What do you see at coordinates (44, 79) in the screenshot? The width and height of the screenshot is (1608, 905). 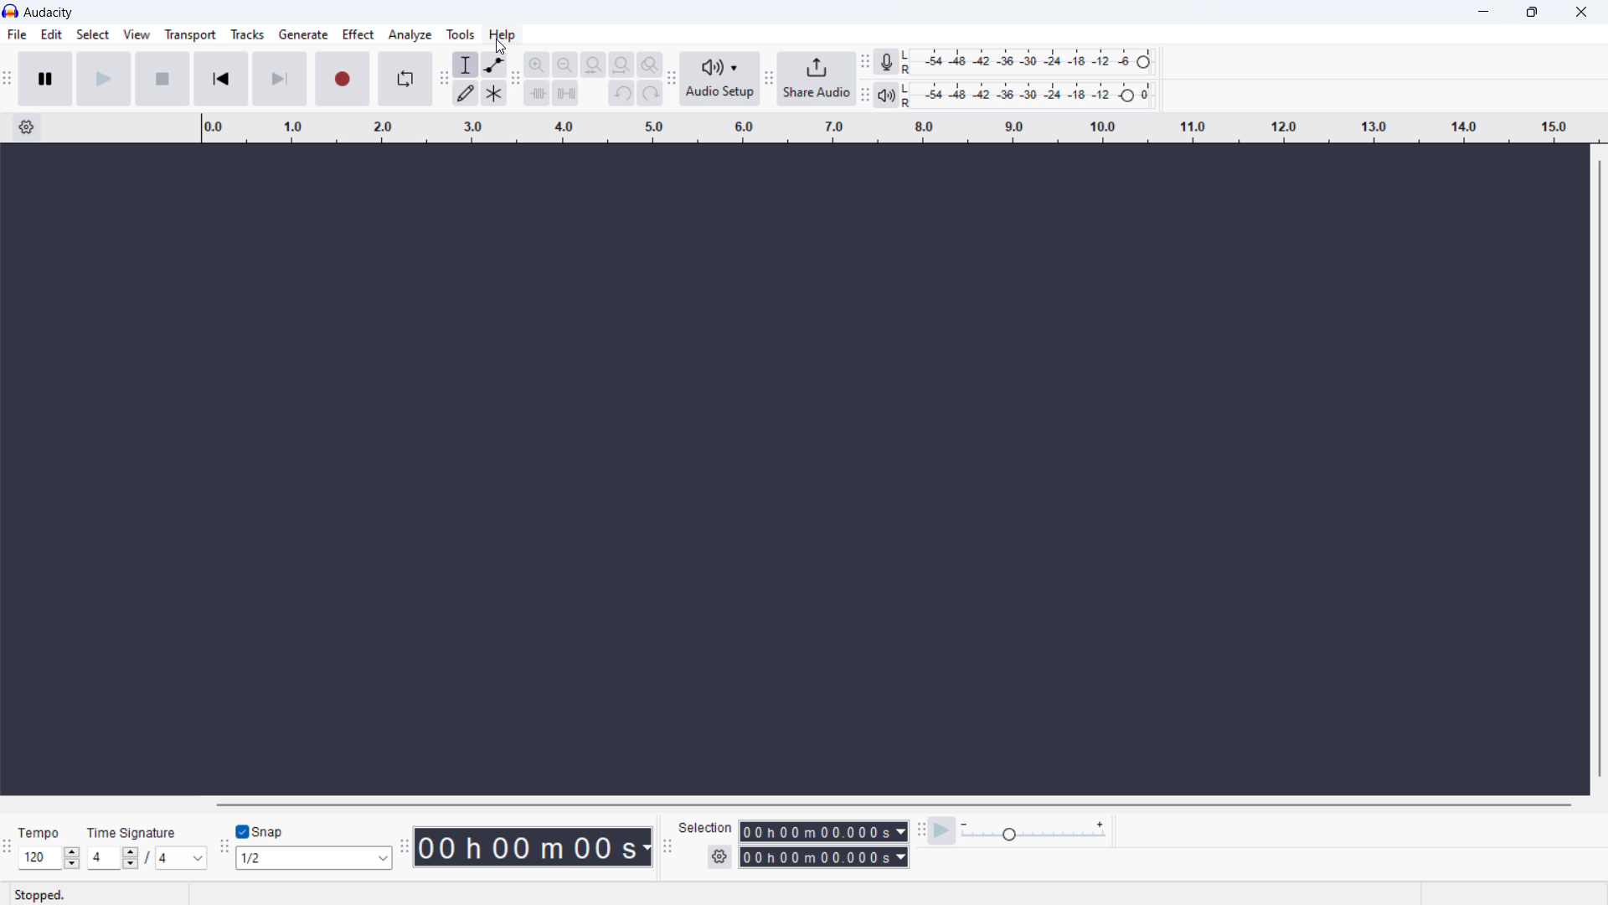 I see `pause` at bounding box center [44, 79].